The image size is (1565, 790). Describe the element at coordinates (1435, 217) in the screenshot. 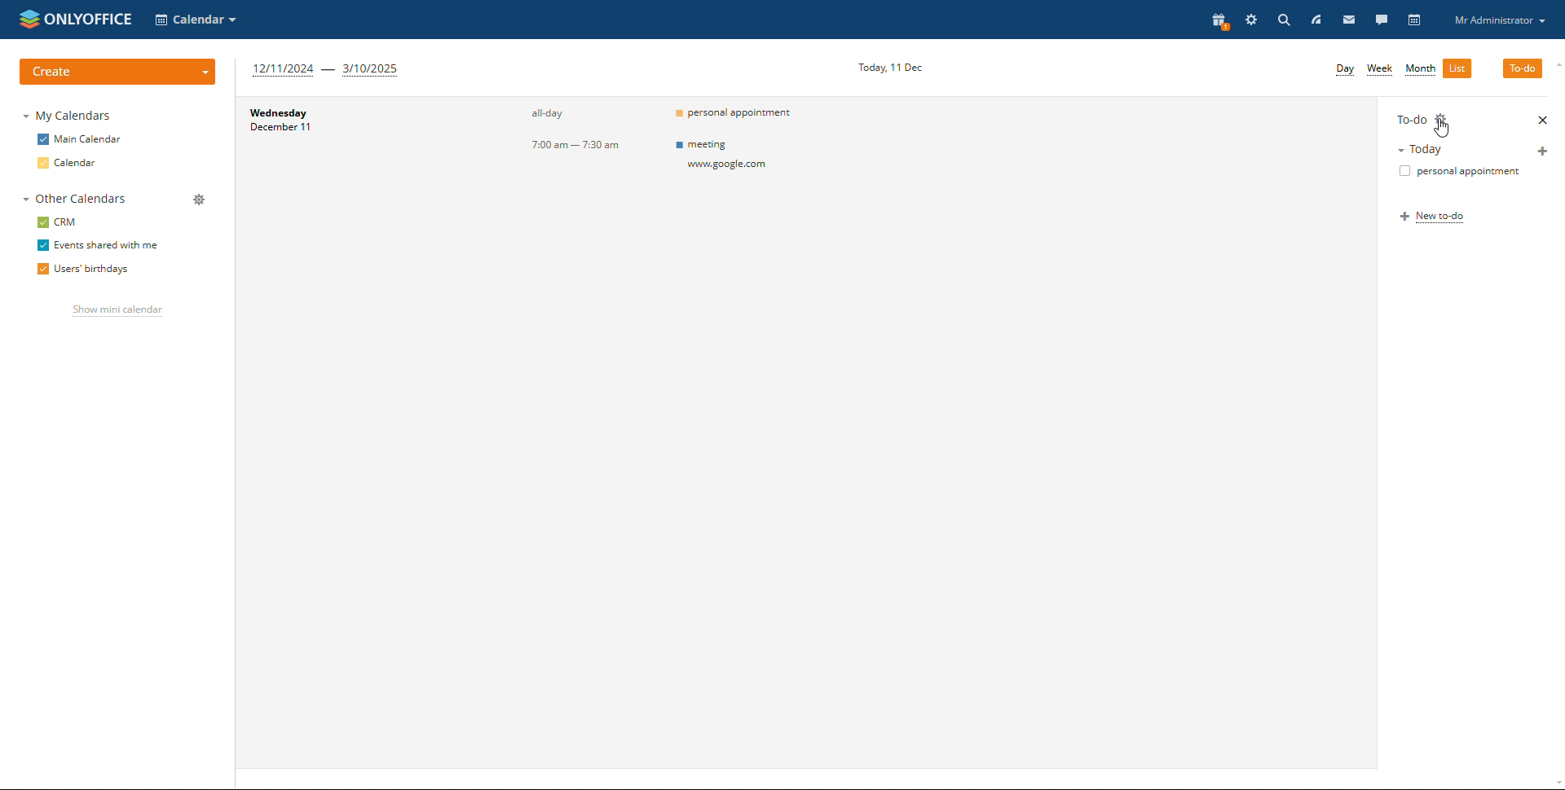

I see `new to-do` at that location.